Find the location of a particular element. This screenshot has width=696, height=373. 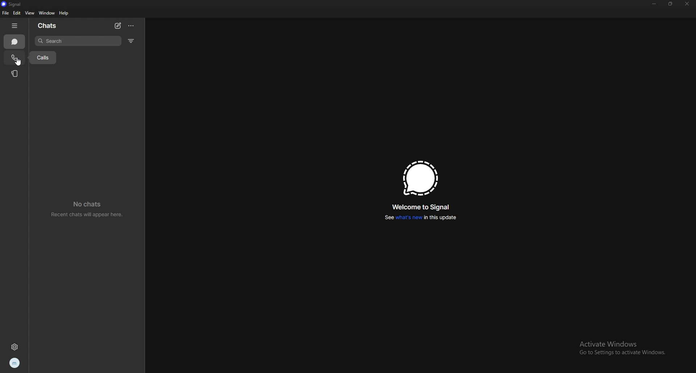

chats is located at coordinates (15, 42).